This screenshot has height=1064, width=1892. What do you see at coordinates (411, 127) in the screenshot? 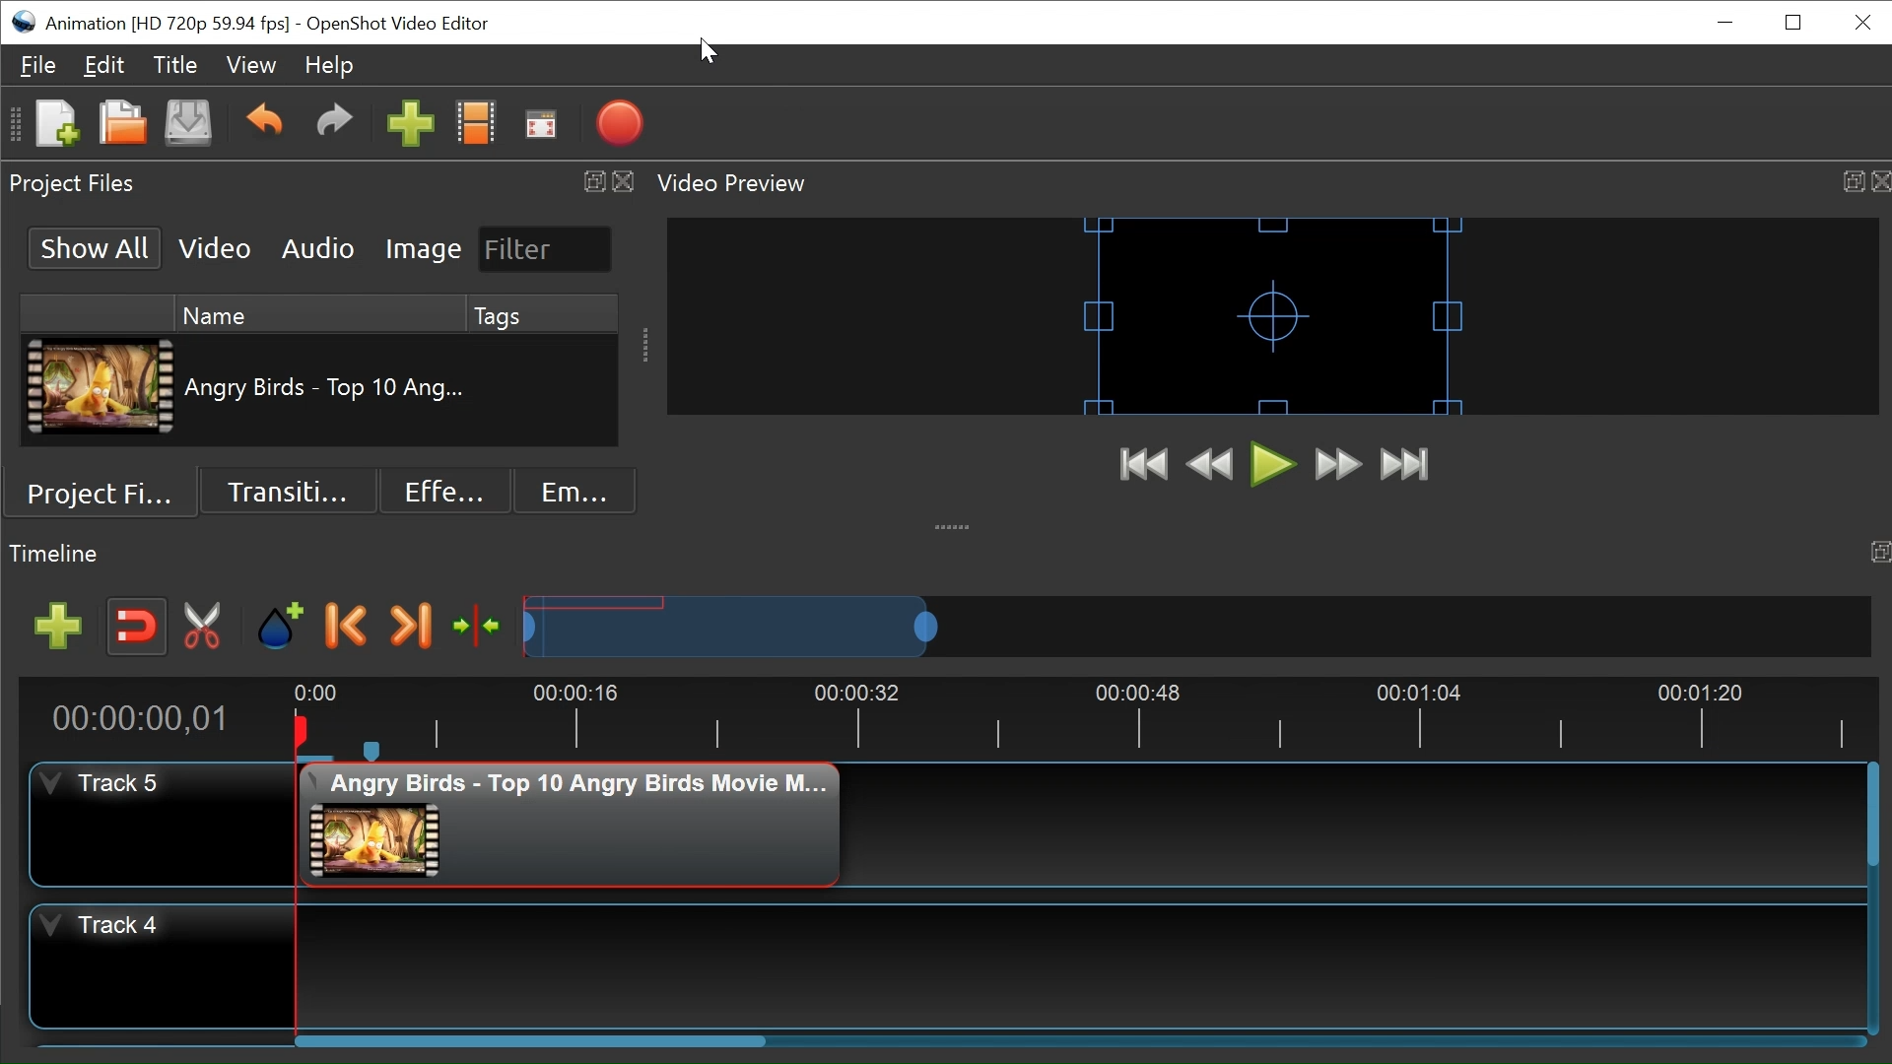
I see `Import Files` at bounding box center [411, 127].